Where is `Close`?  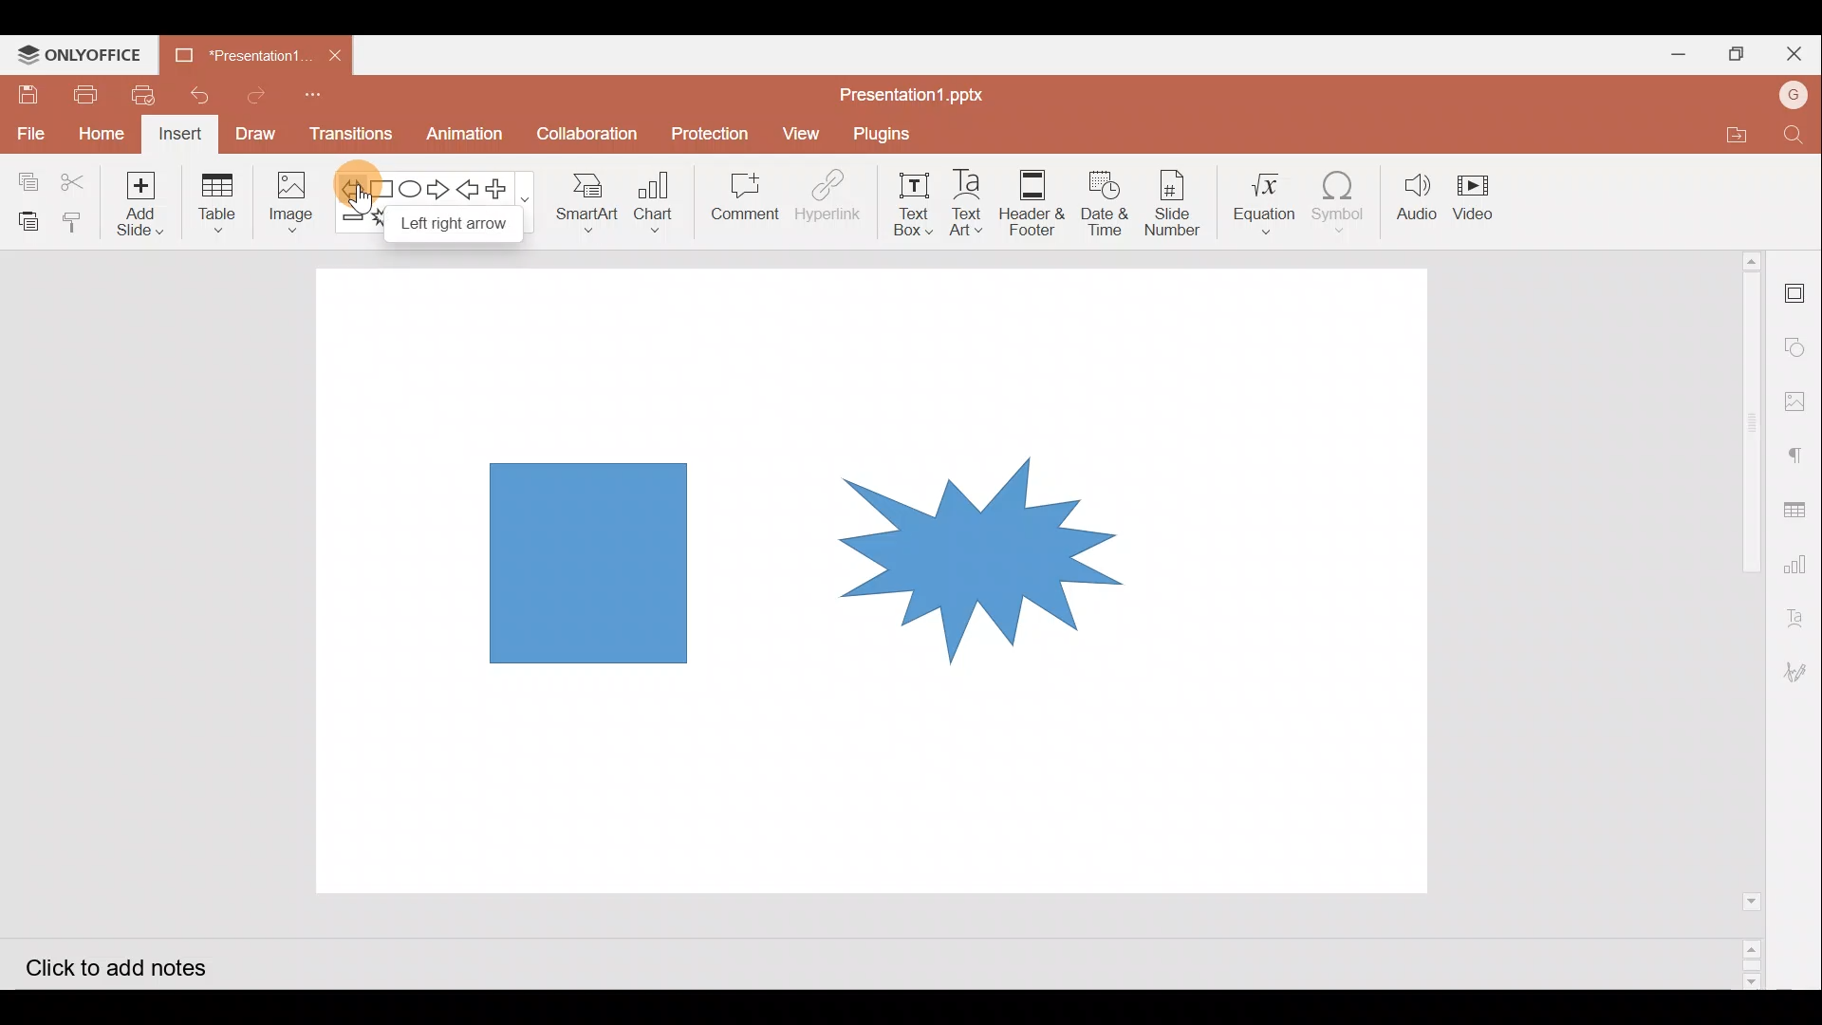
Close is located at coordinates (1792, 52).